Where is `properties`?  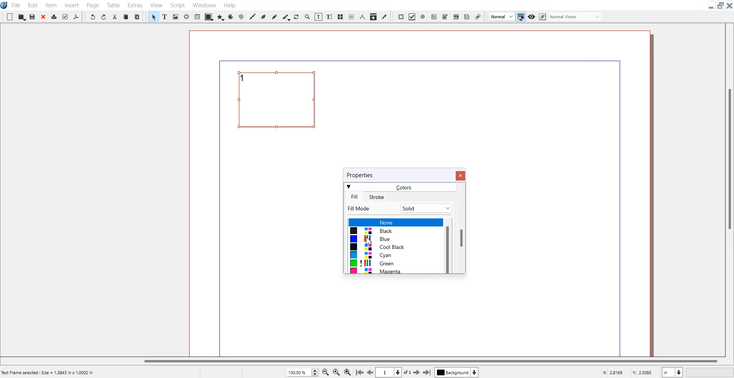
properties is located at coordinates (363, 175).